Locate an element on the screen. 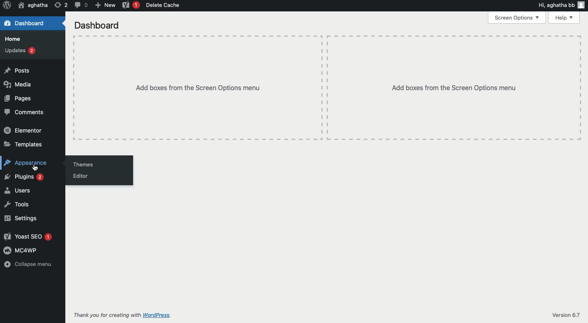  Add boxes from the screen options menu is located at coordinates (197, 87).